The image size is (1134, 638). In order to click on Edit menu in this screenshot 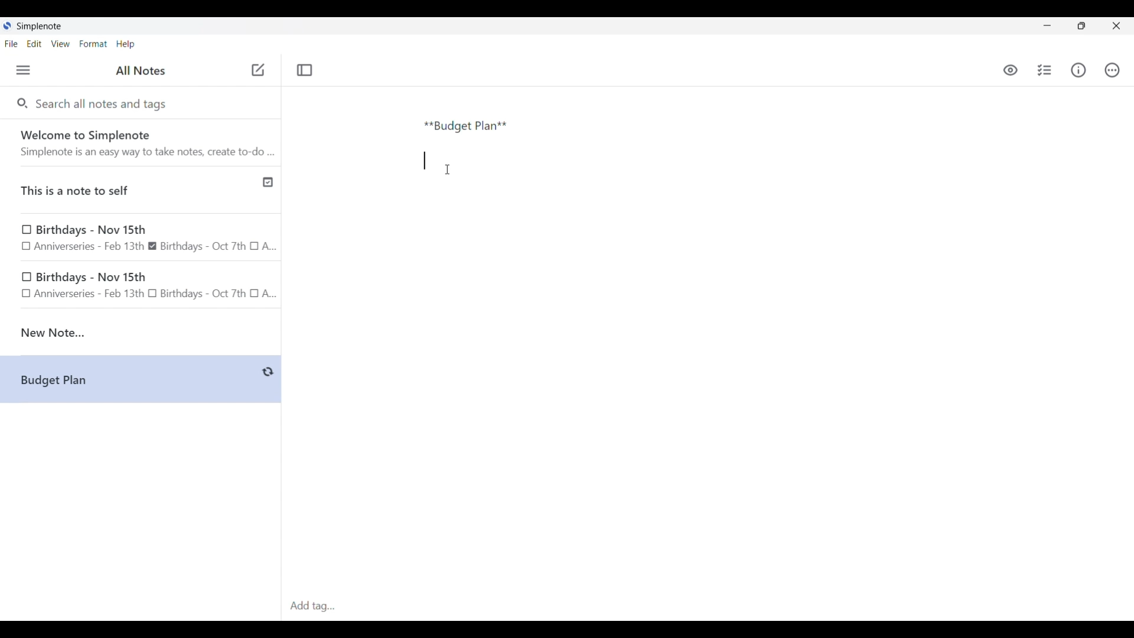, I will do `click(35, 43)`.